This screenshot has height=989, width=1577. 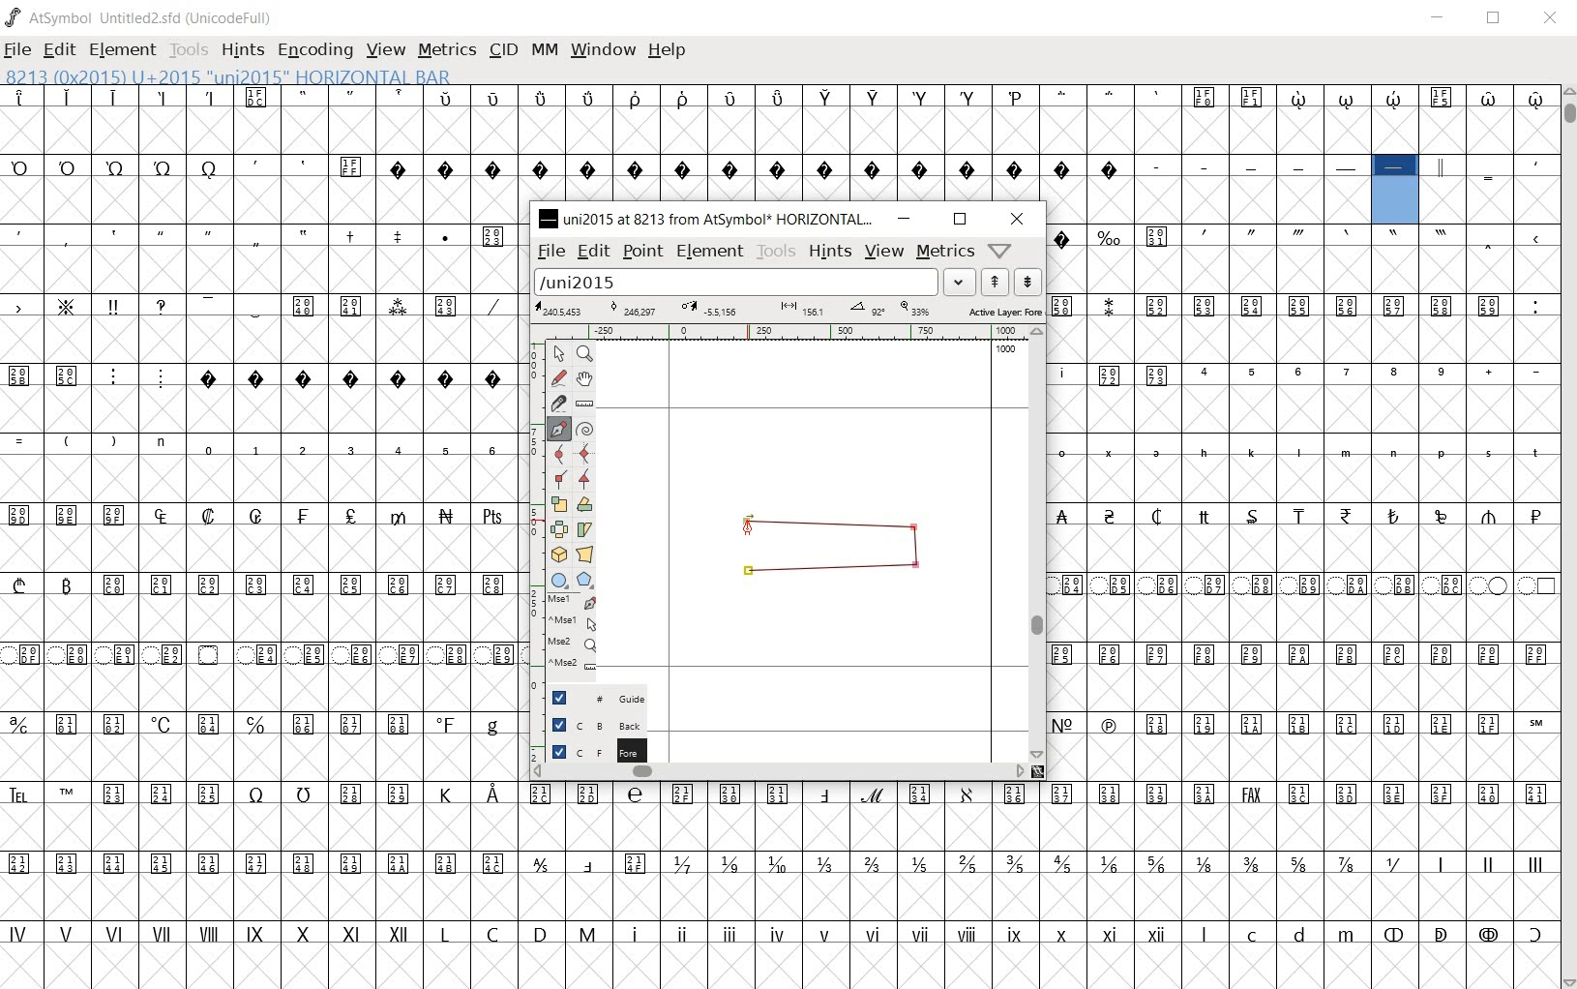 I want to click on added point, so click(x=917, y=567).